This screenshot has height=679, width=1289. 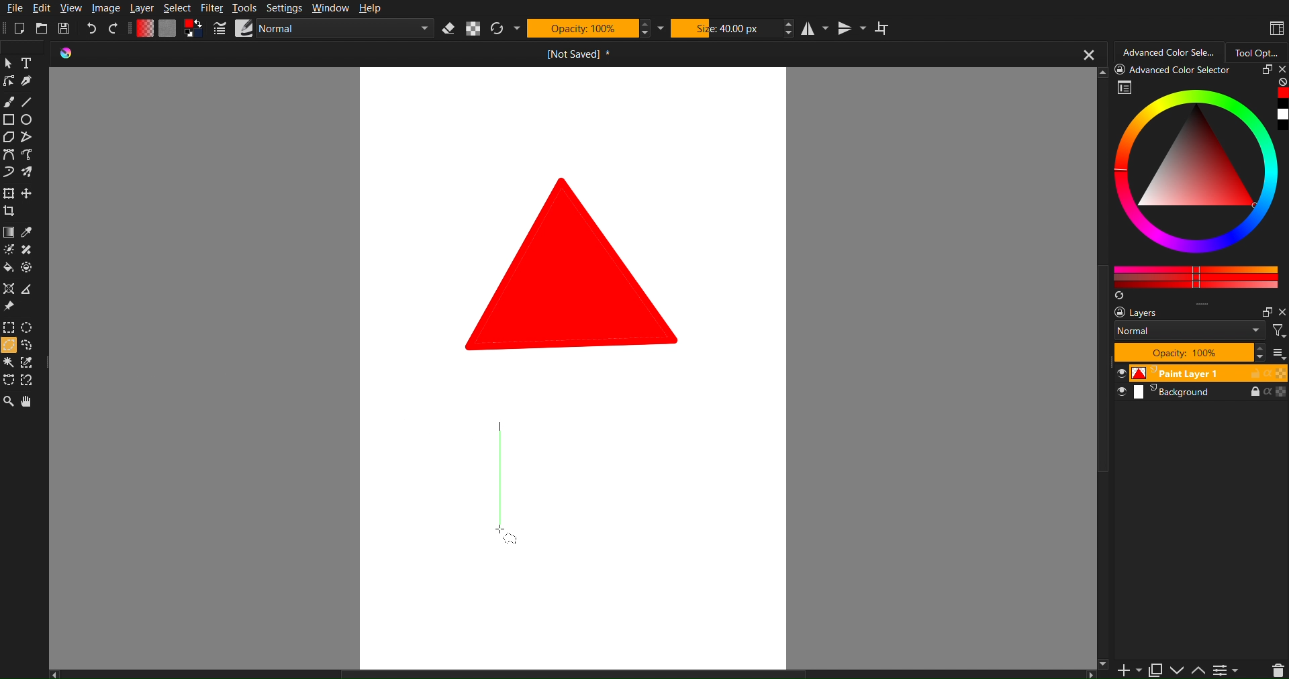 I want to click on Wraparound, so click(x=884, y=28).